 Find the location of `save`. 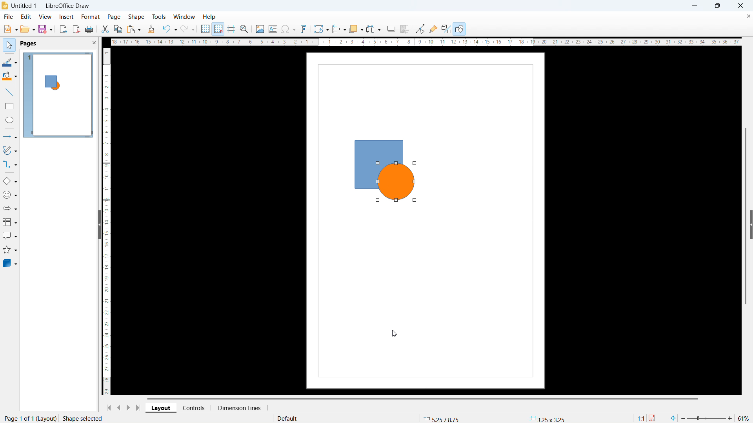

save is located at coordinates (653, 418).